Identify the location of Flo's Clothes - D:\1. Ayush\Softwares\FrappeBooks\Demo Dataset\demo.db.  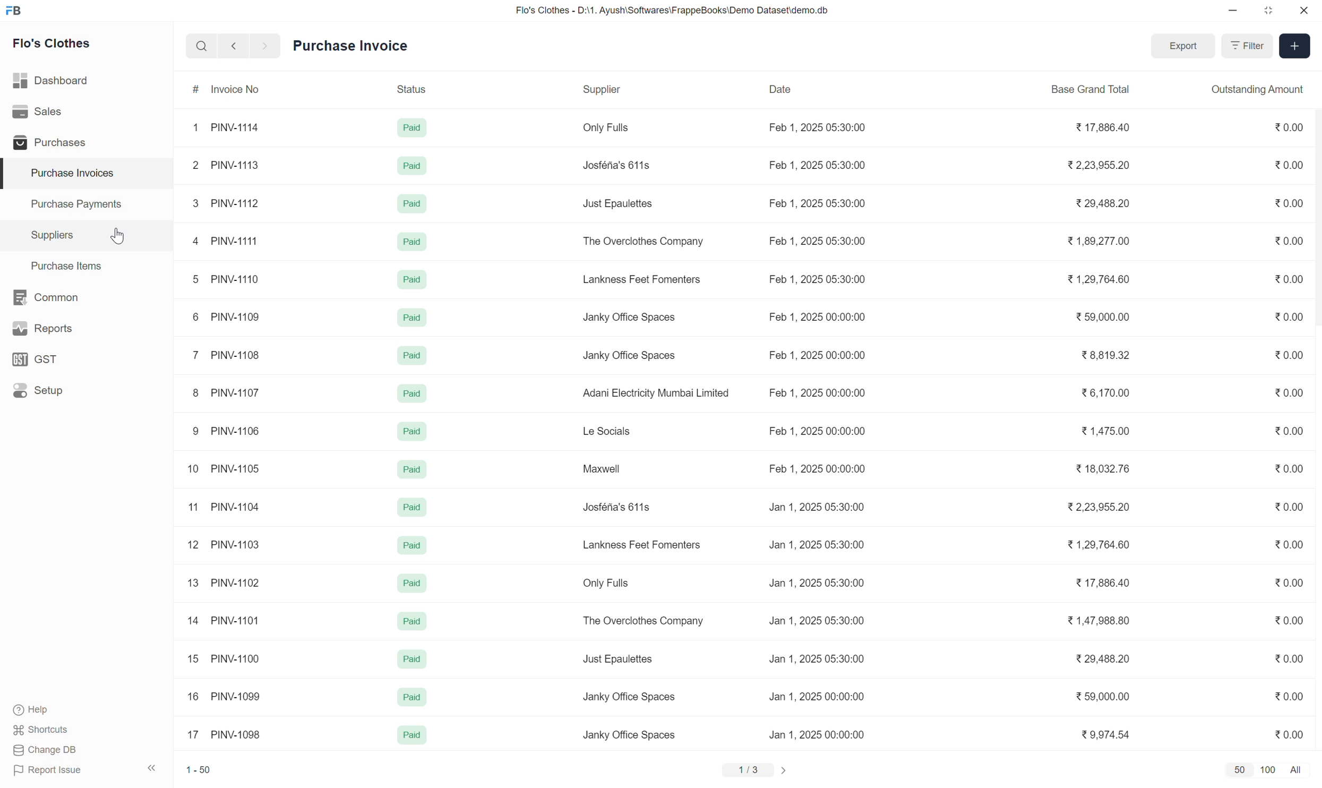
(673, 11).